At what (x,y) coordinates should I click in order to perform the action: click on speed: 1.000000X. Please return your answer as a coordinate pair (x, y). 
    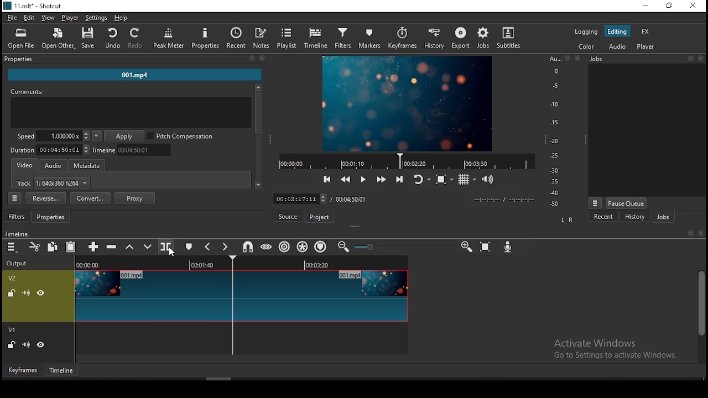
    Looking at the image, I should click on (50, 136).